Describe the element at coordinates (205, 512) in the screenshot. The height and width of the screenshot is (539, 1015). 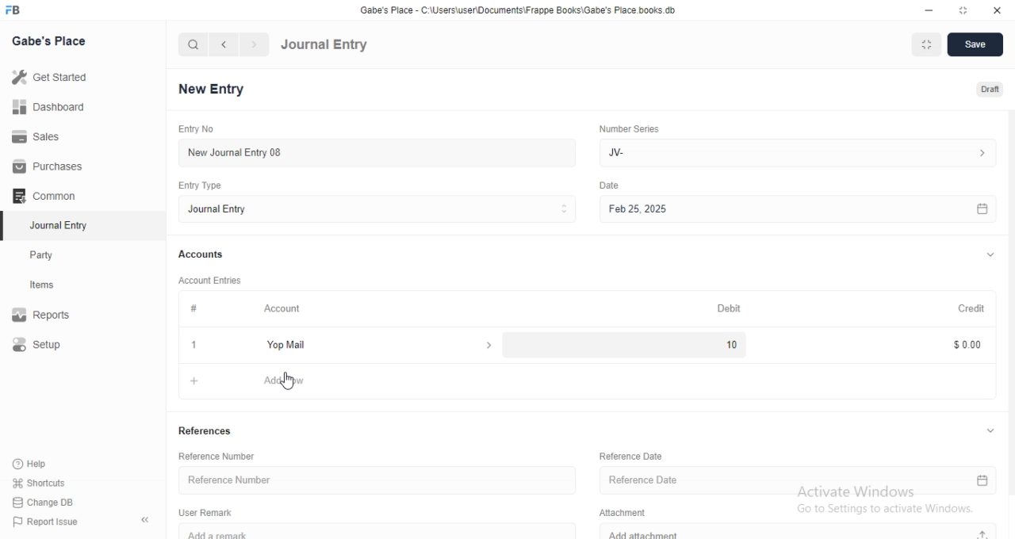
I see `User Remark` at that location.